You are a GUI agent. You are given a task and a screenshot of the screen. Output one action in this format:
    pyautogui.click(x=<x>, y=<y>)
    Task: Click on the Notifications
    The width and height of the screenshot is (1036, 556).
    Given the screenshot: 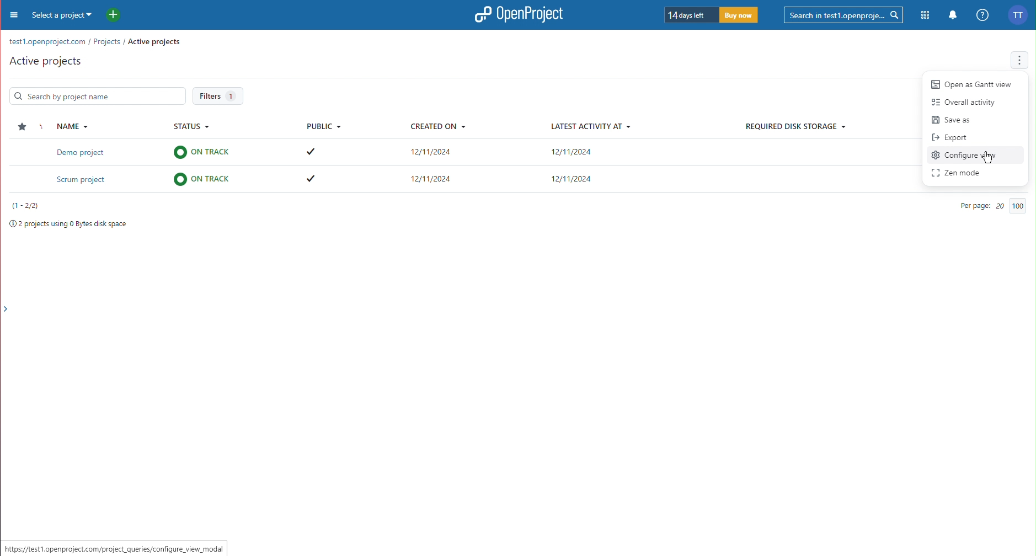 What is the action you would take?
    pyautogui.click(x=952, y=16)
    